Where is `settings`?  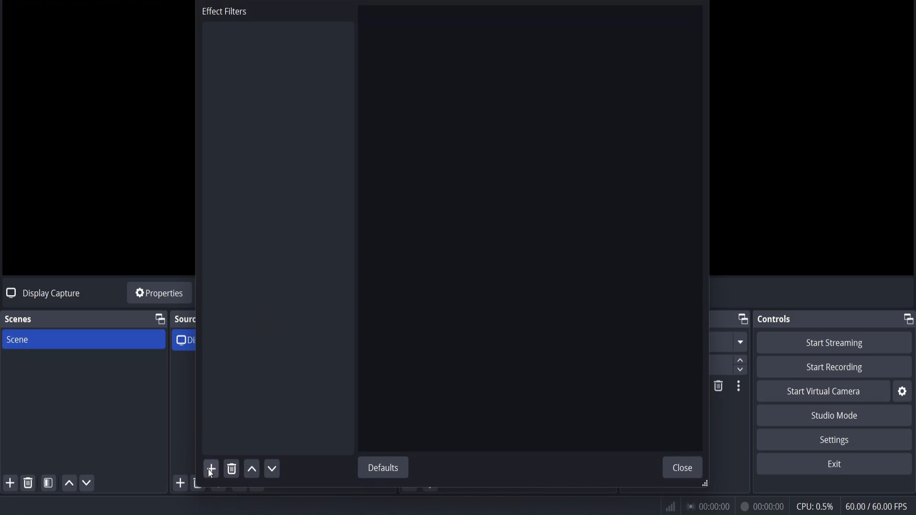 settings is located at coordinates (902, 391).